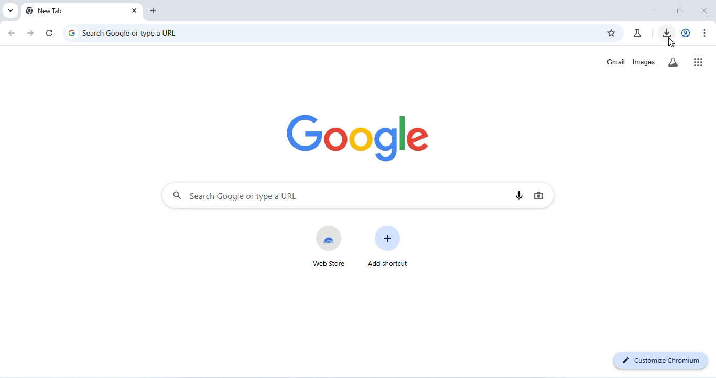 The image size is (716, 378). I want to click on voice search, so click(518, 196).